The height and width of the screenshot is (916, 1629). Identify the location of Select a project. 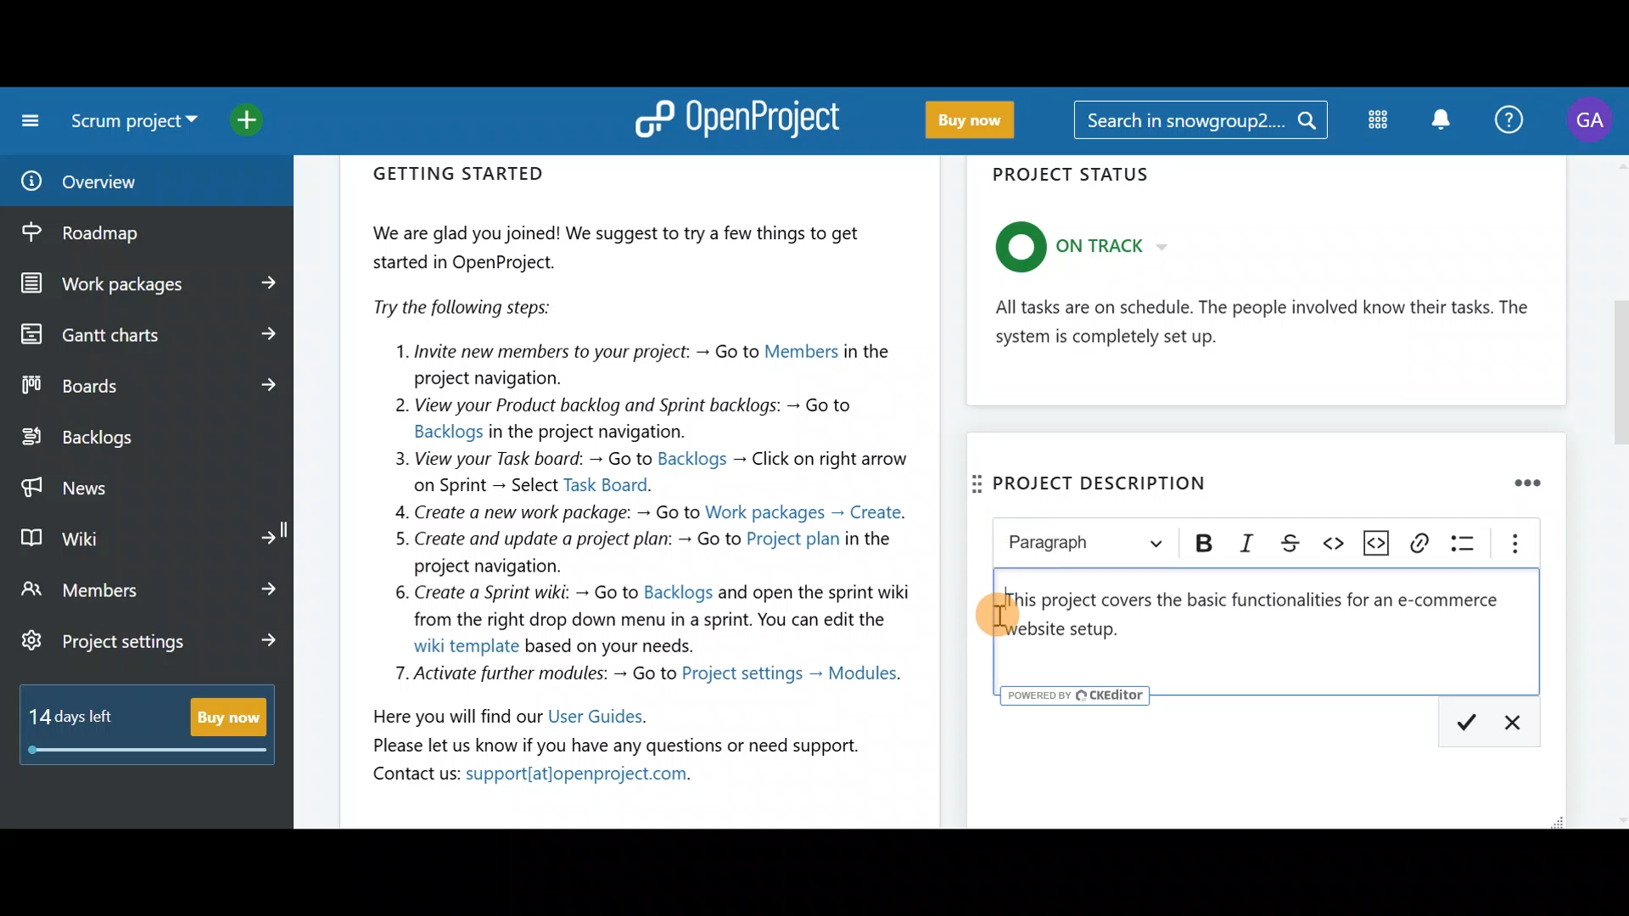
(137, 127).